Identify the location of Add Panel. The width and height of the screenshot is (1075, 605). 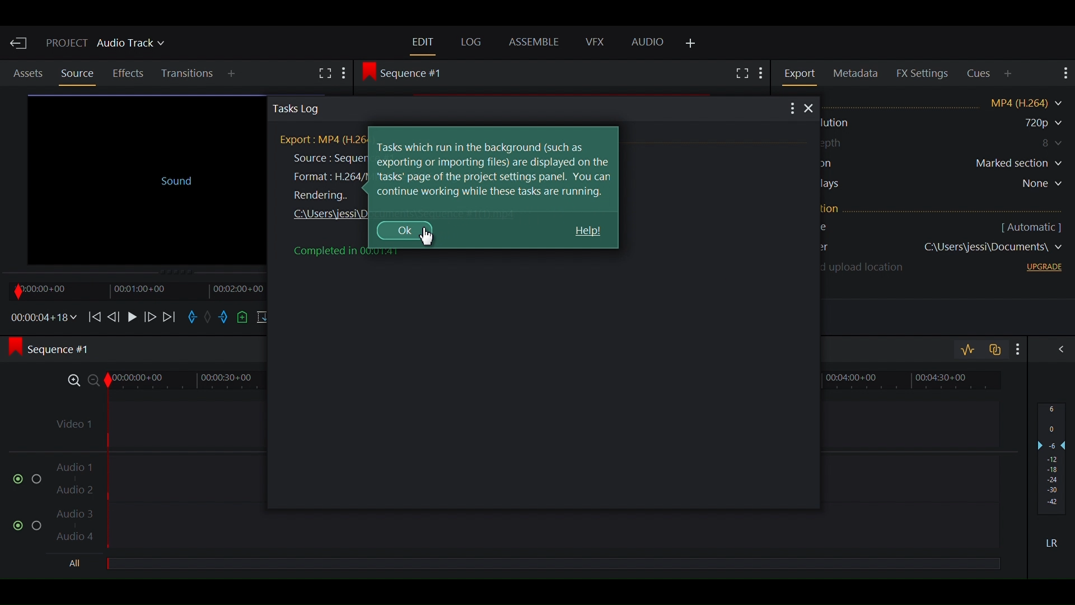
(691, 44).